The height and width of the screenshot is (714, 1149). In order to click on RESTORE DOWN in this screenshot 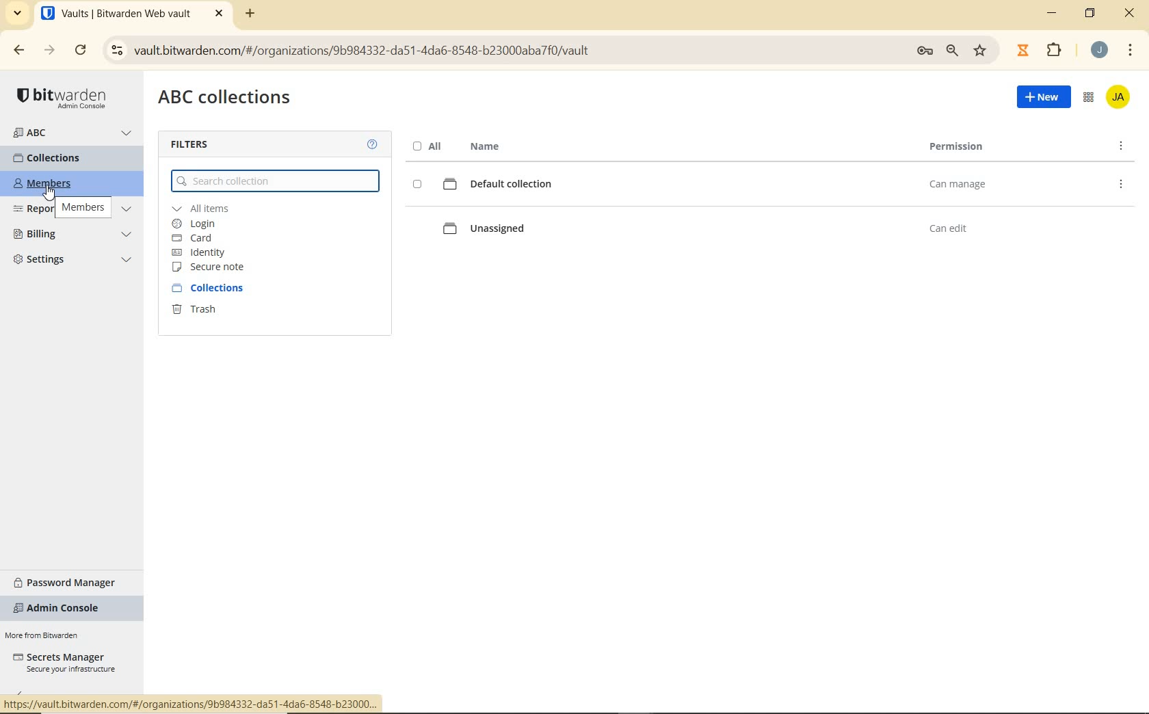, I will do `click(1092, 16)`.